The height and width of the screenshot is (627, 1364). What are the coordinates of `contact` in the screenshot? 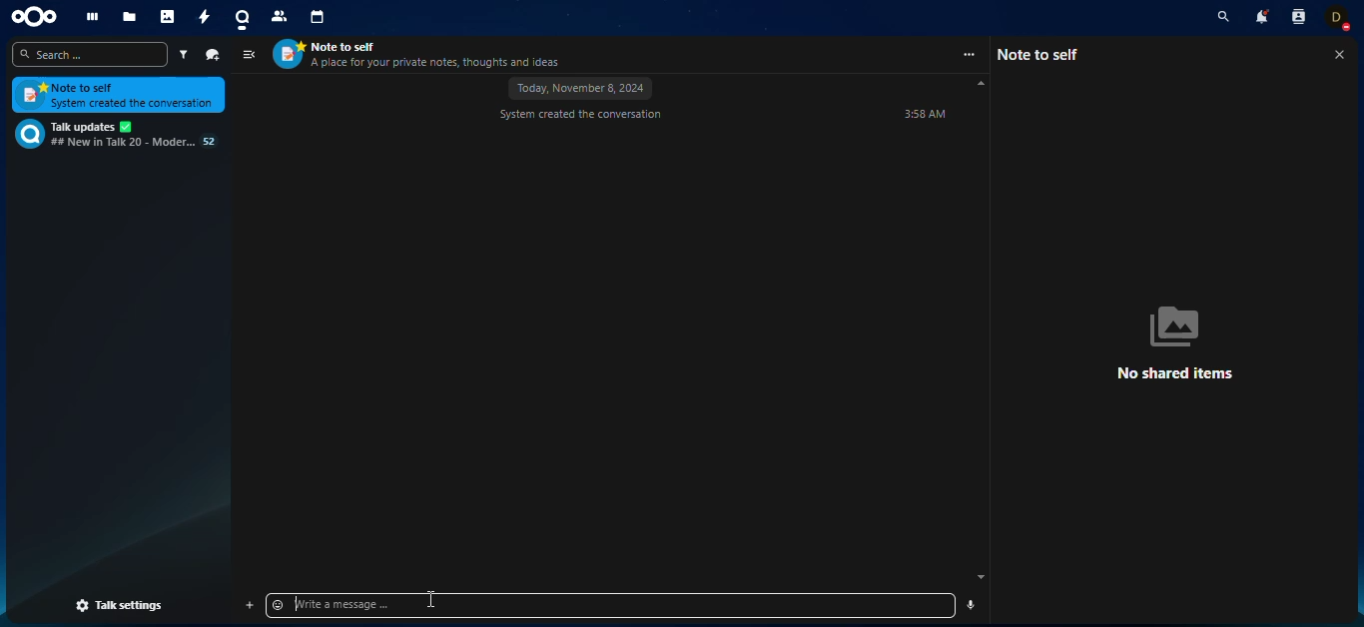 It's located at (423, 53).